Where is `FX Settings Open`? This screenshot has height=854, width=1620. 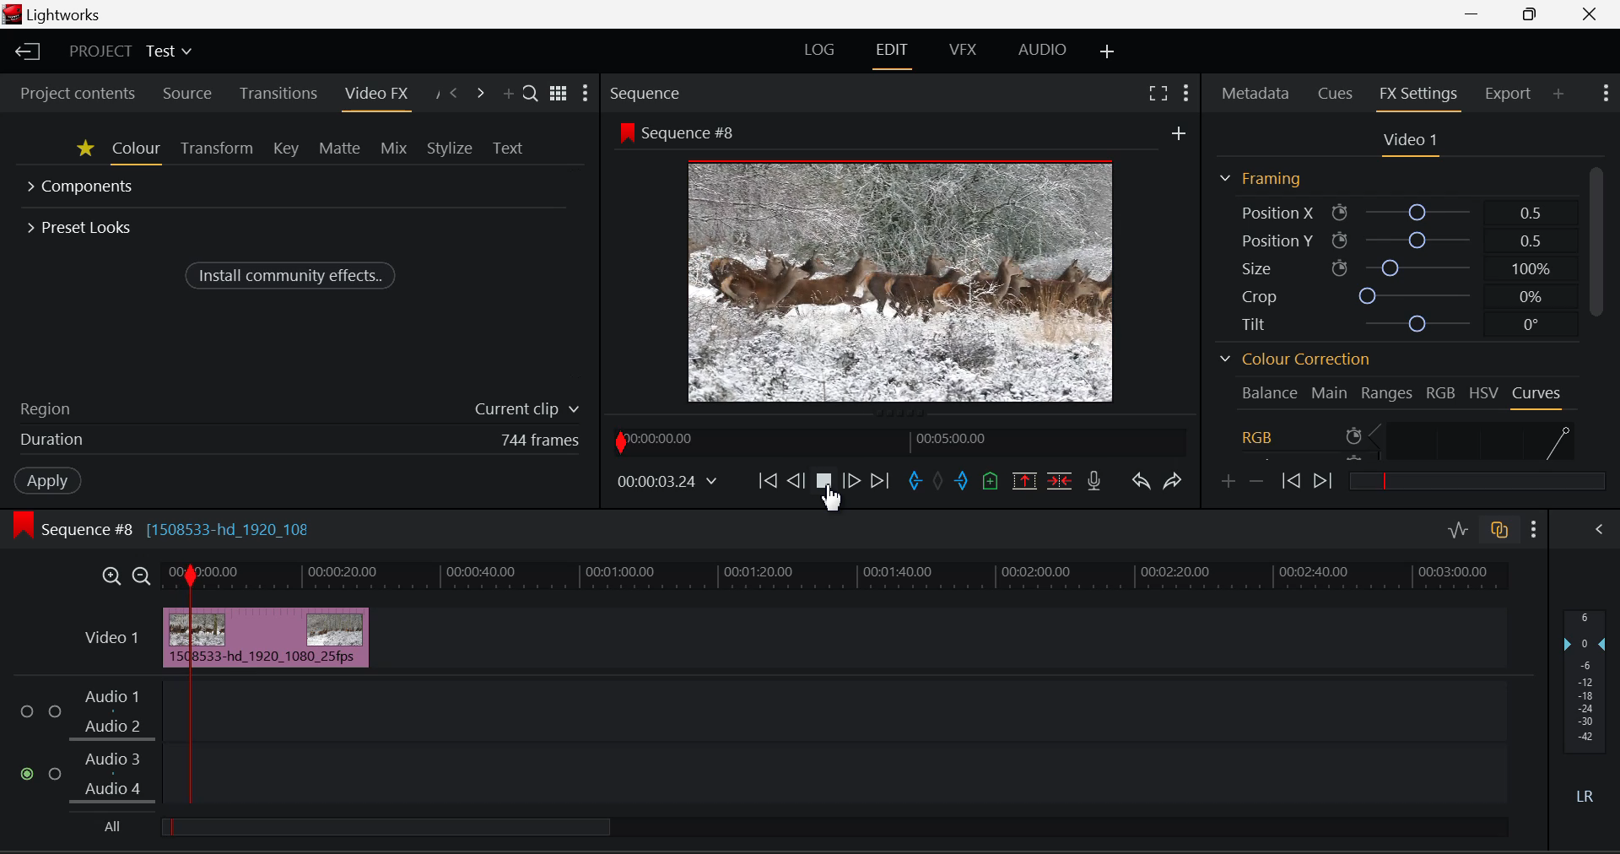 FX Settings Open is located at coordinates (1418, 95).